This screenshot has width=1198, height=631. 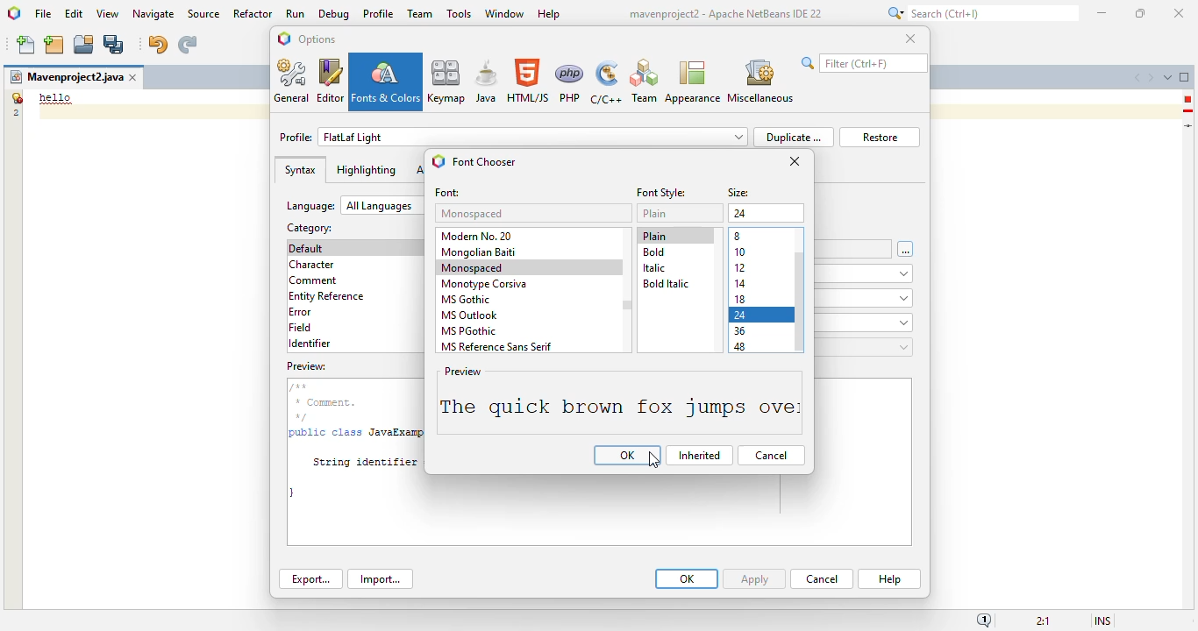 What do you see at coordinates (331, 81) in the screenshot?
I see `editor` at bounding box center [331, 81].